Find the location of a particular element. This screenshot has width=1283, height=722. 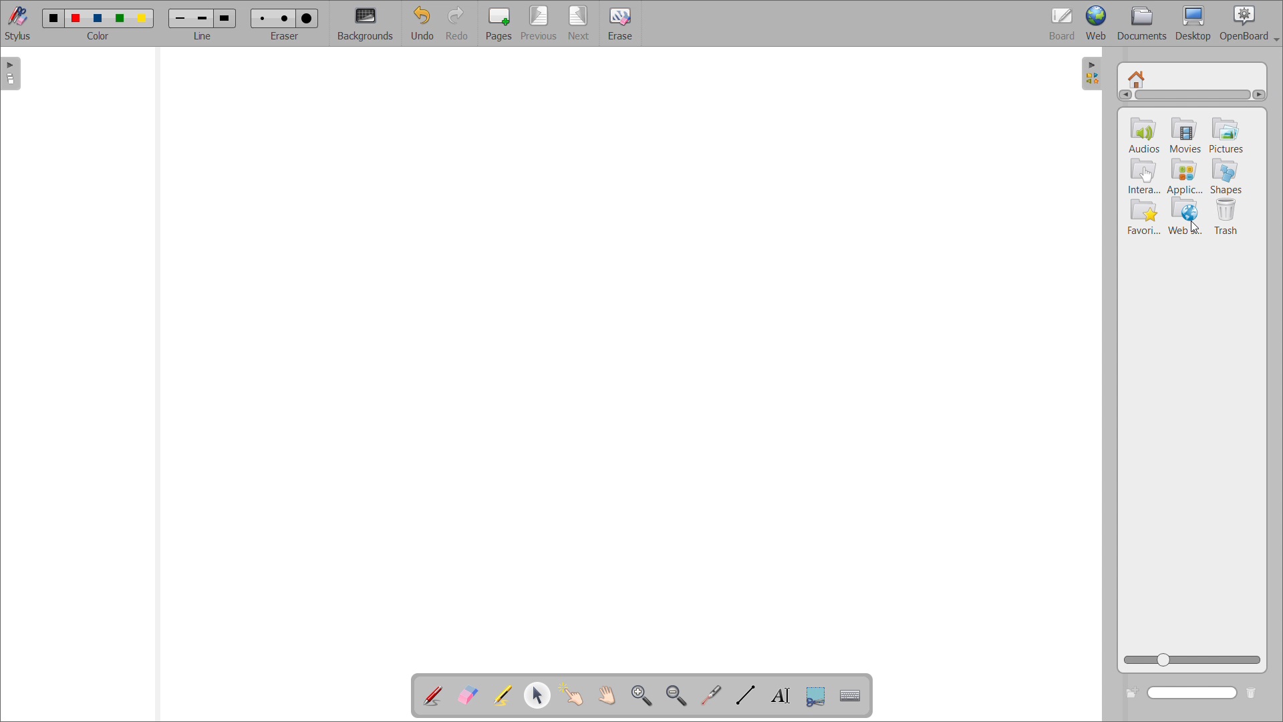

highlighter is located at coordinates (502, 696).